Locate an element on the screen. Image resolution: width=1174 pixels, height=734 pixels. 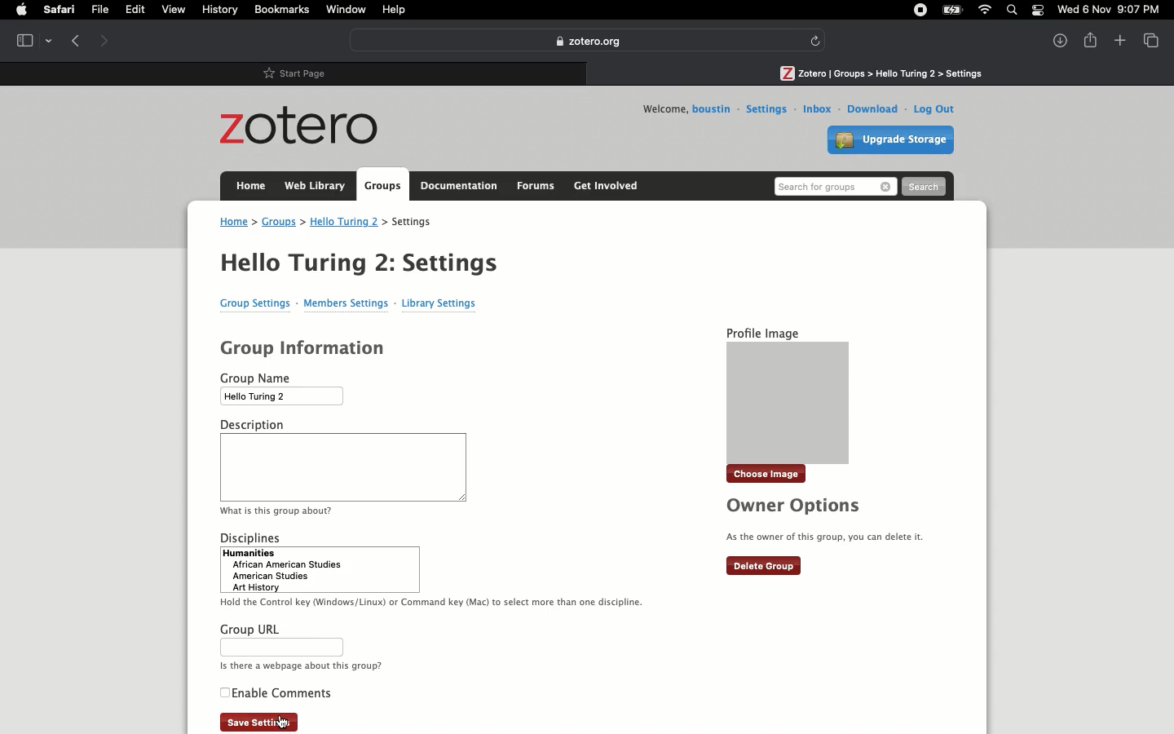
Downlaods is located at coordinates (1055, 39).